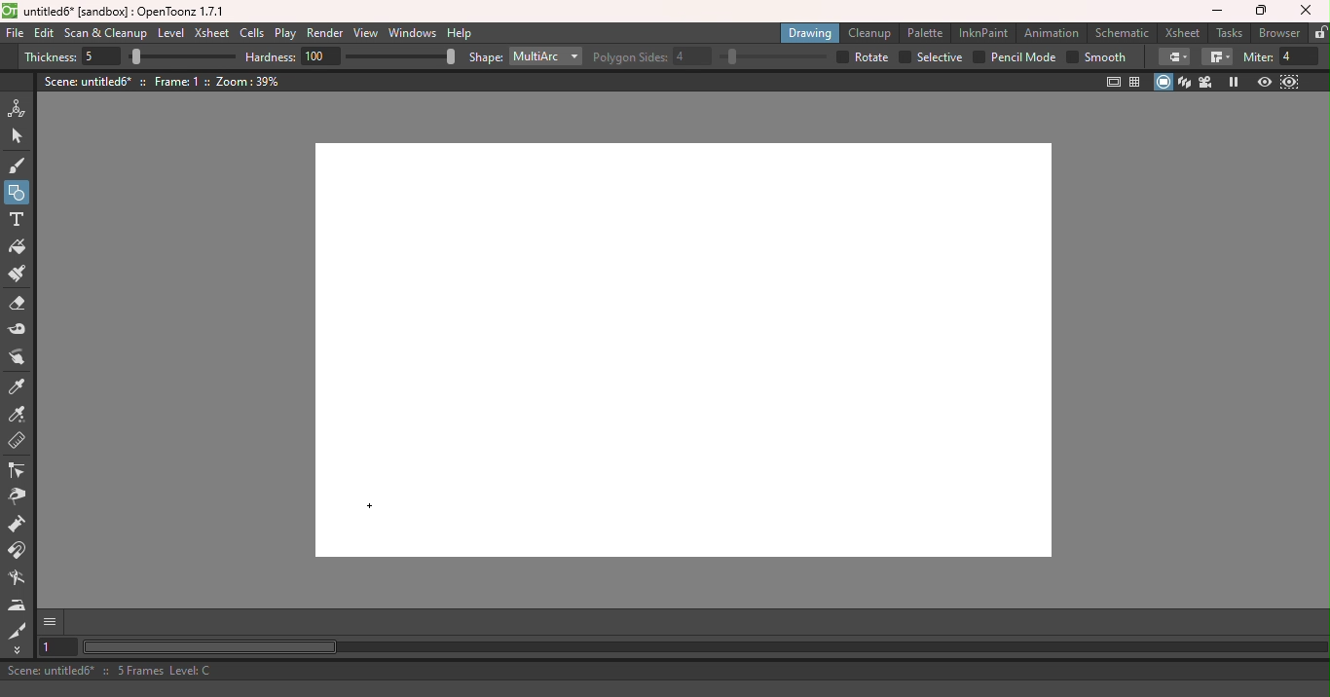  Describe the element at coordinates (546, 57) in the screenshot. I see `Multiarc` at that location.